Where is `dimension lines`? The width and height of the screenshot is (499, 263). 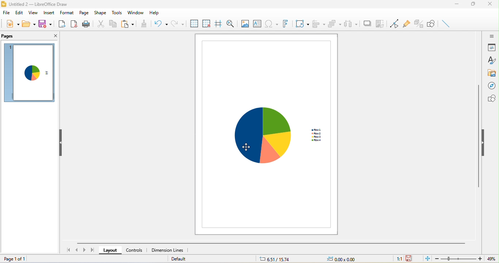 dimension lines is located at coordinates (169, 250).